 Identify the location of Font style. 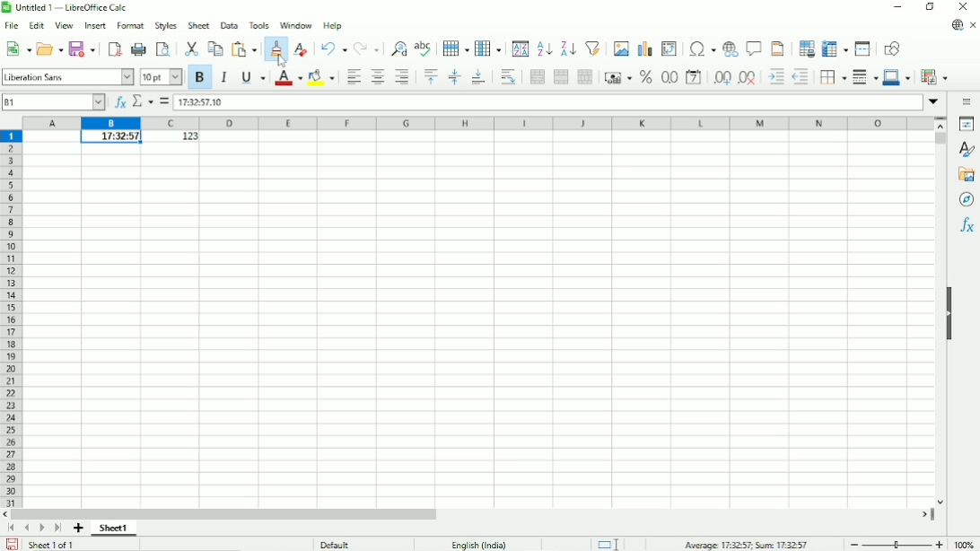
(68, 76).